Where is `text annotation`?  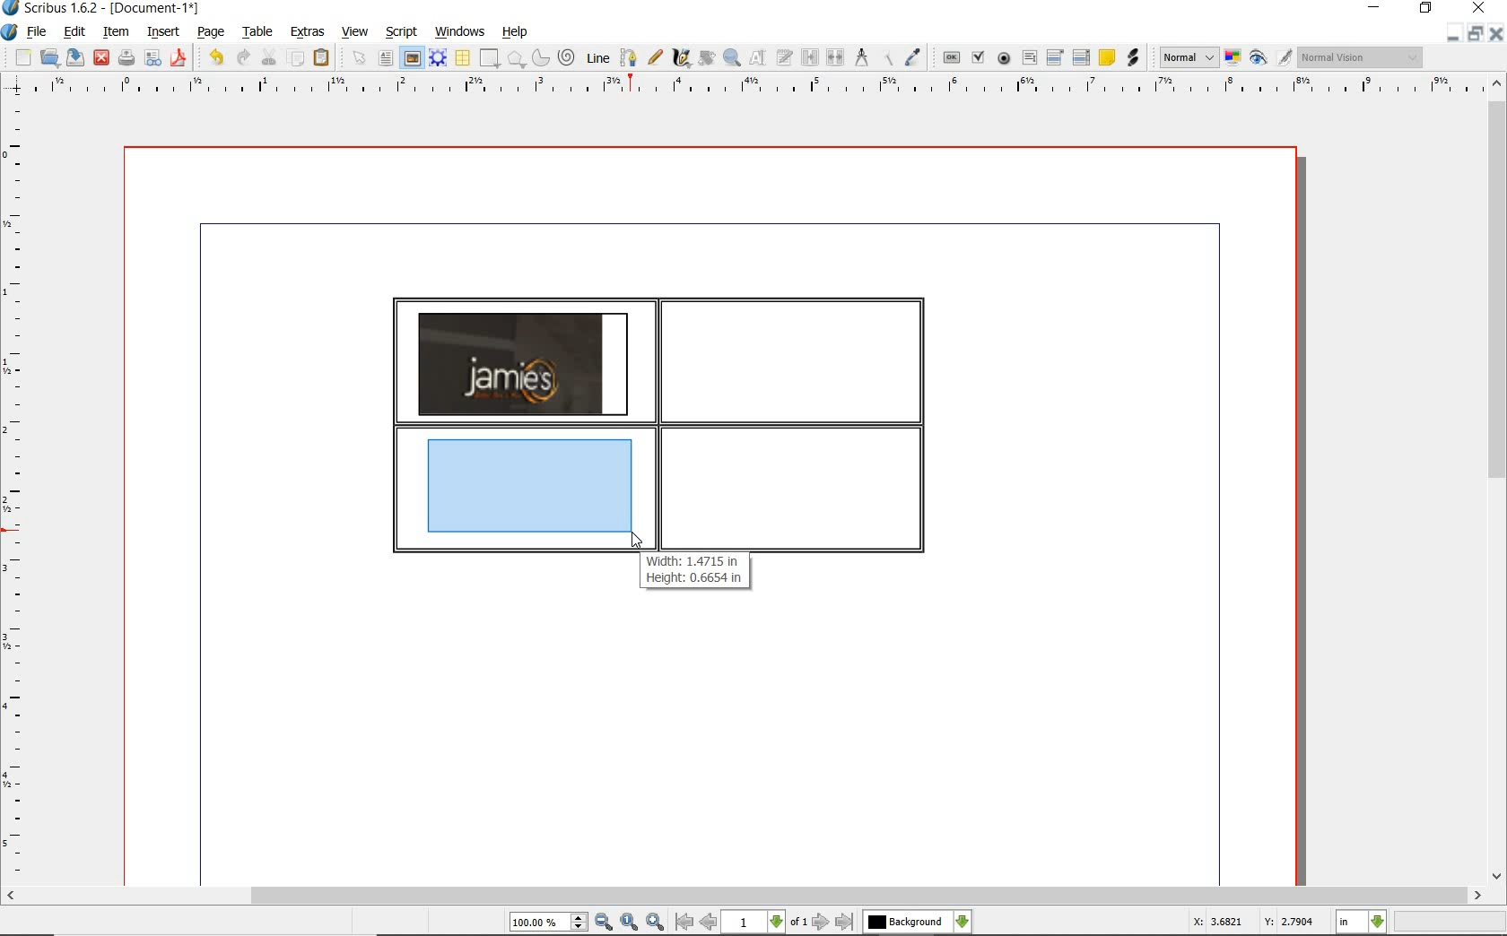 text annotation is located at coordinates (1108, 58).